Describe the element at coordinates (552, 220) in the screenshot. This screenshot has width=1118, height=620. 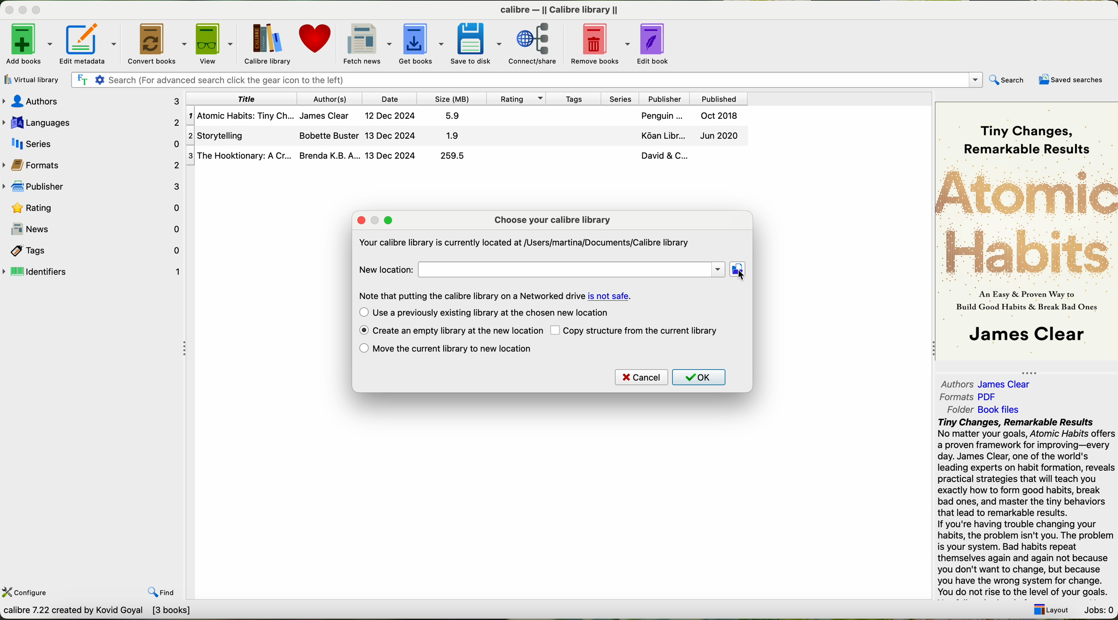
I see `choose your calibre library` at that location.